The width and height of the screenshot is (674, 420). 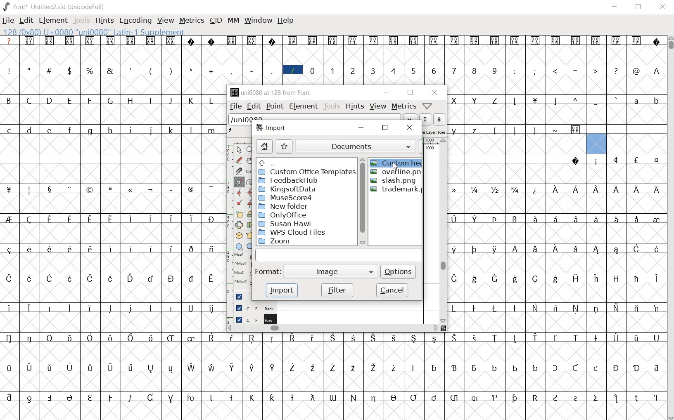 What do you see at coordinates (216, 21) in the screenshot?
I see `CID` at bounding box center [216, 21].